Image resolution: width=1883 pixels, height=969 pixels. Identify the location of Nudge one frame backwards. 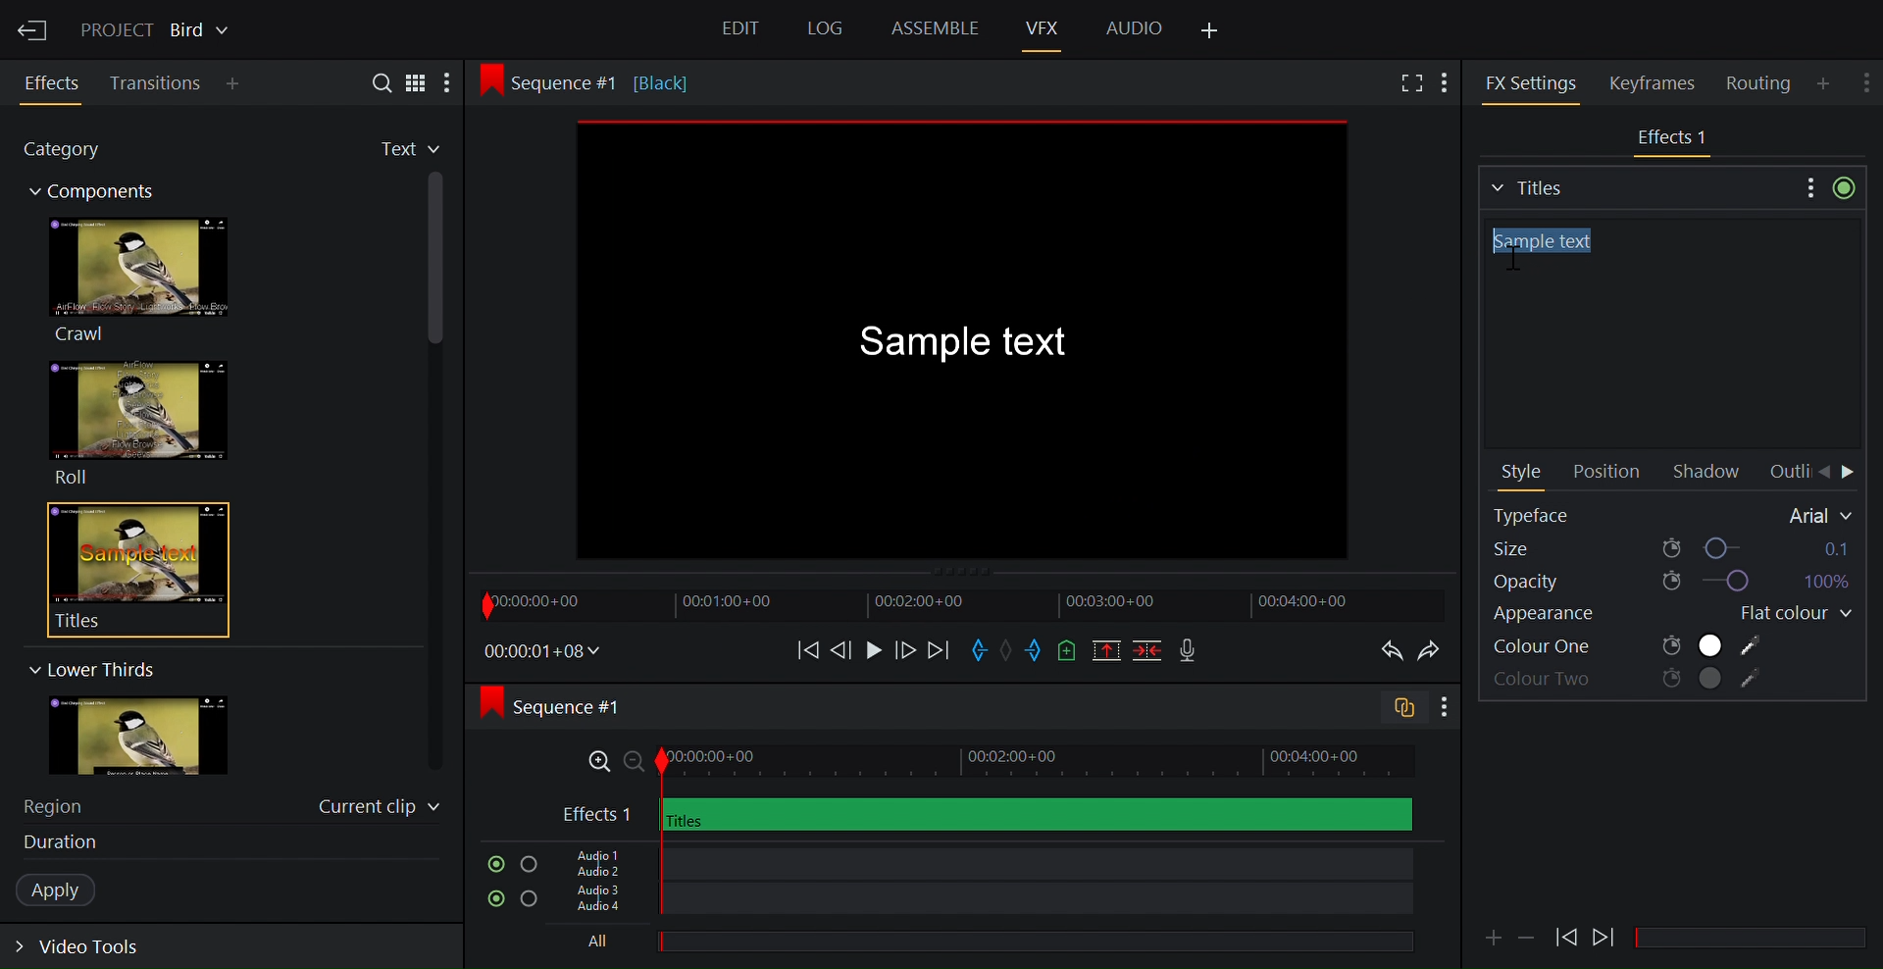
(842, 648).